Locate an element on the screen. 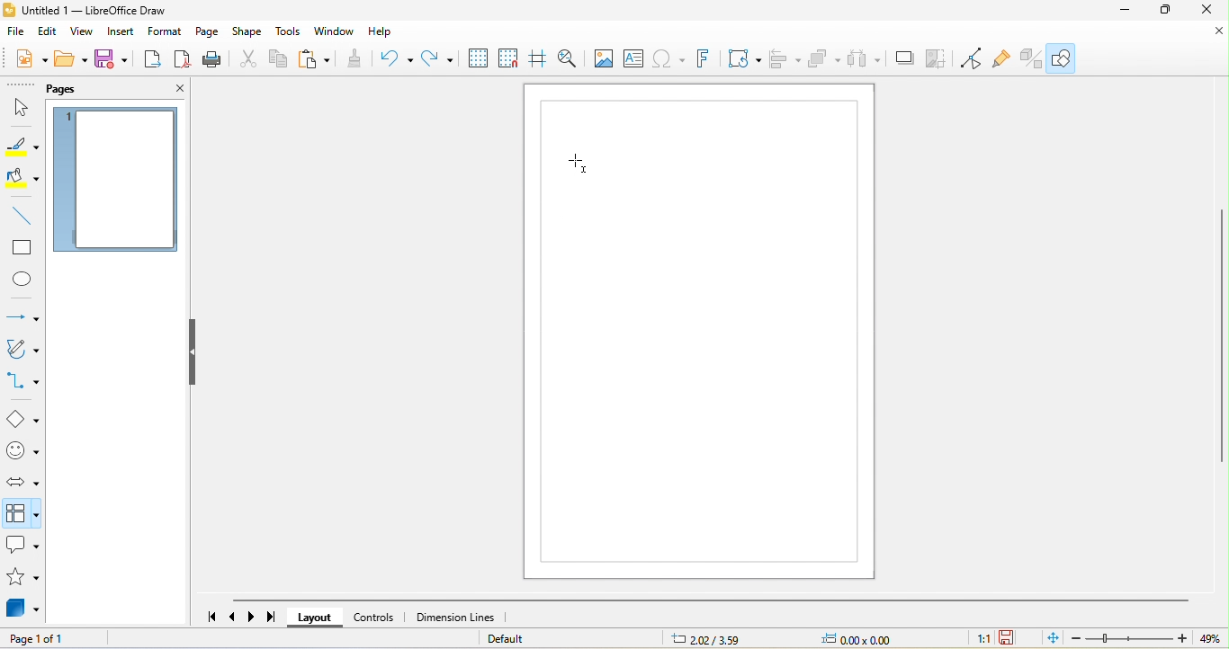  0.00 x0.00 is located at coordinates (858, 639).